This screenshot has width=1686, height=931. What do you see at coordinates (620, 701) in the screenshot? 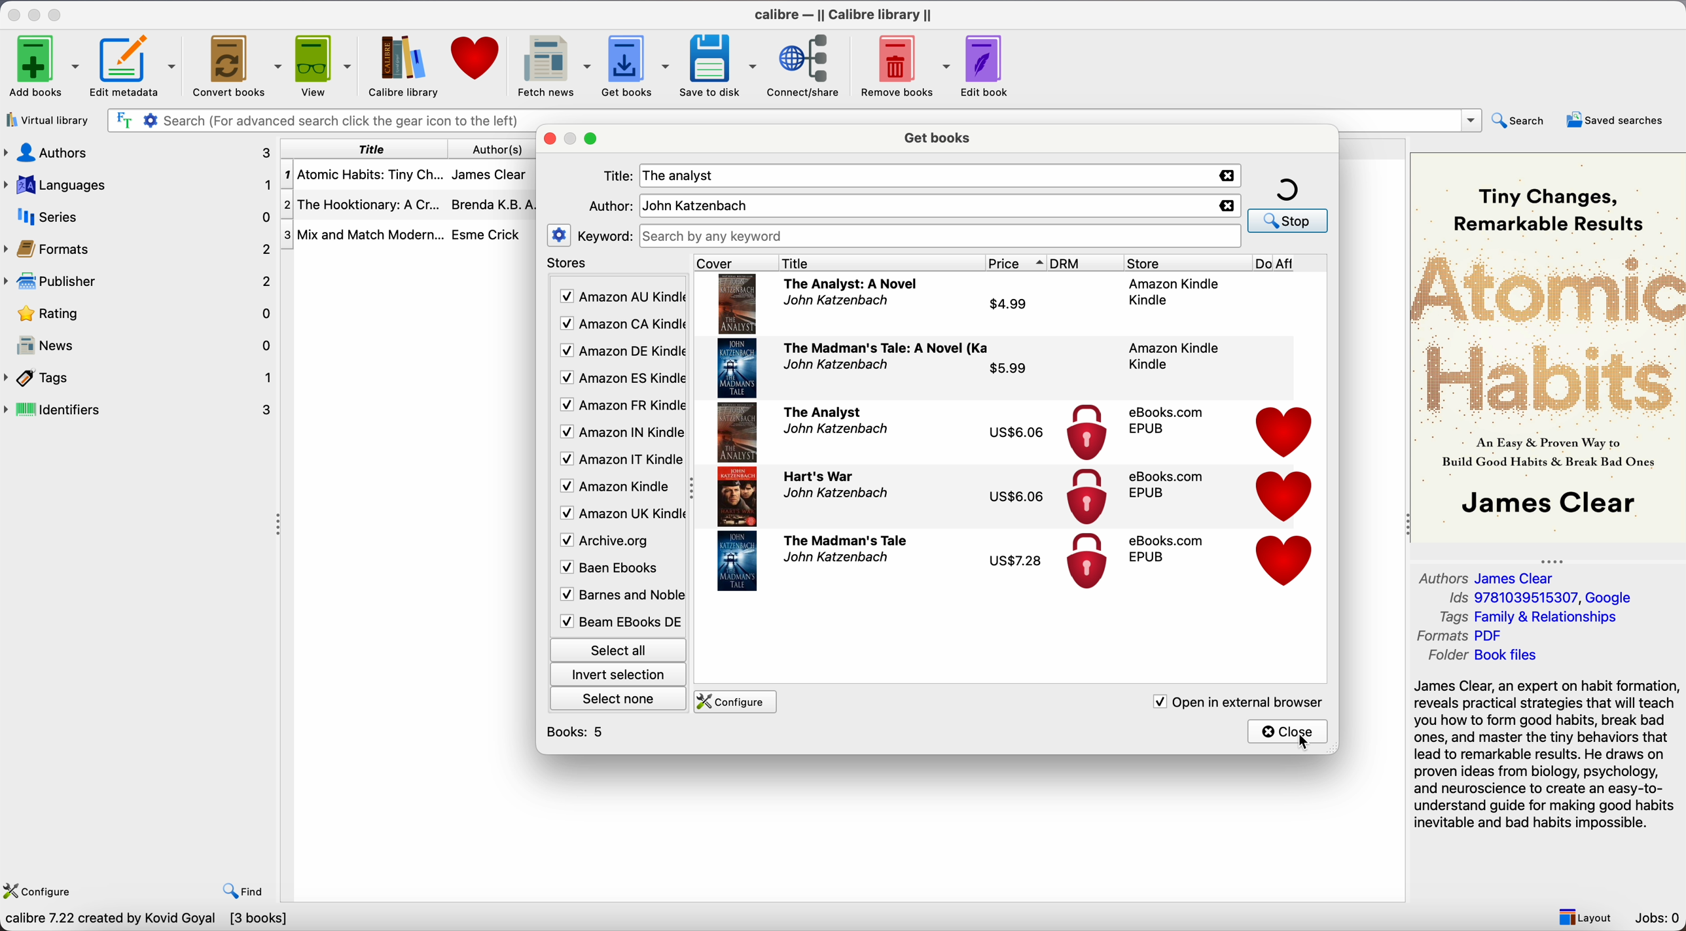
I see `select none` at bounding box center [620, 701].